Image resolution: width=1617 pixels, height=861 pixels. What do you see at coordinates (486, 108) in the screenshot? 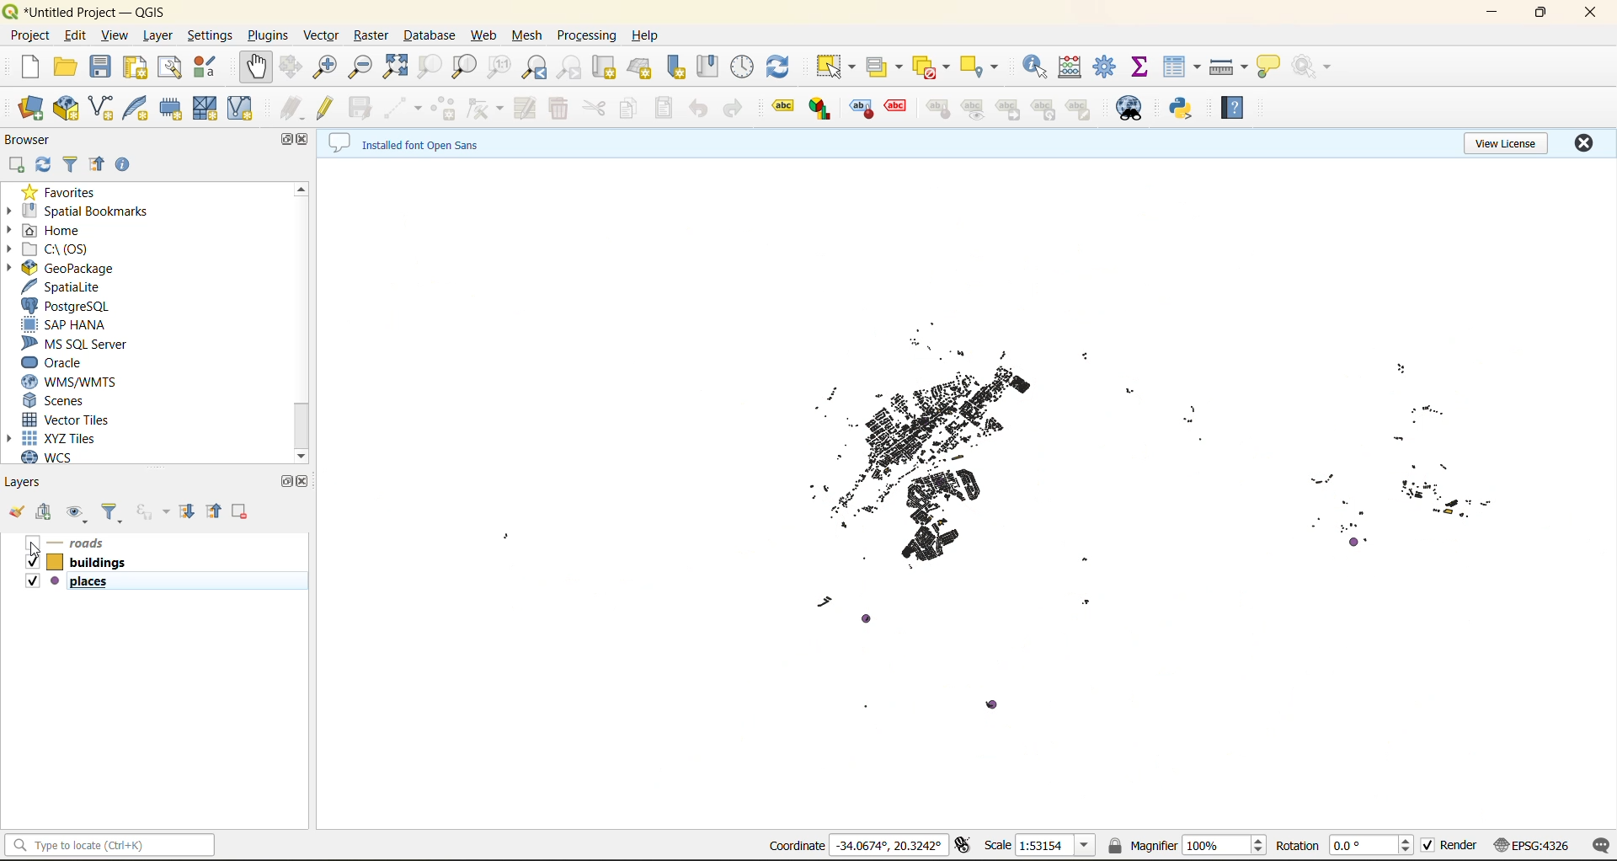
I see `vertex tools` at bounding box center [486, 108].